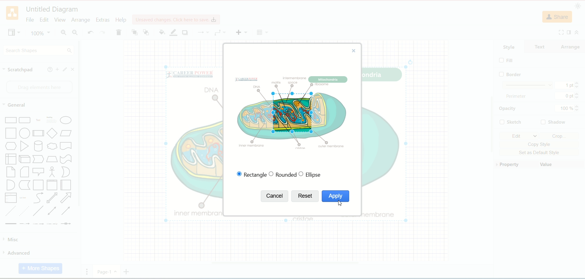 This screenshot has width=585, height=279. I want to click on Internal Document, so click(11, 159).